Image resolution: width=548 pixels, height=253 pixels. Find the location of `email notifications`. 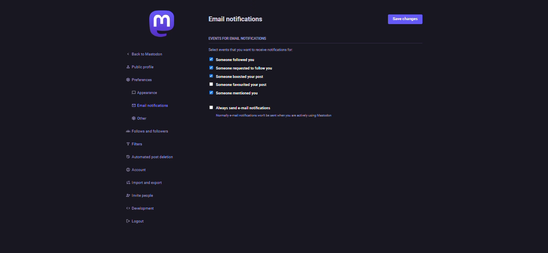

email notifications is located at coordinates (148, 106).